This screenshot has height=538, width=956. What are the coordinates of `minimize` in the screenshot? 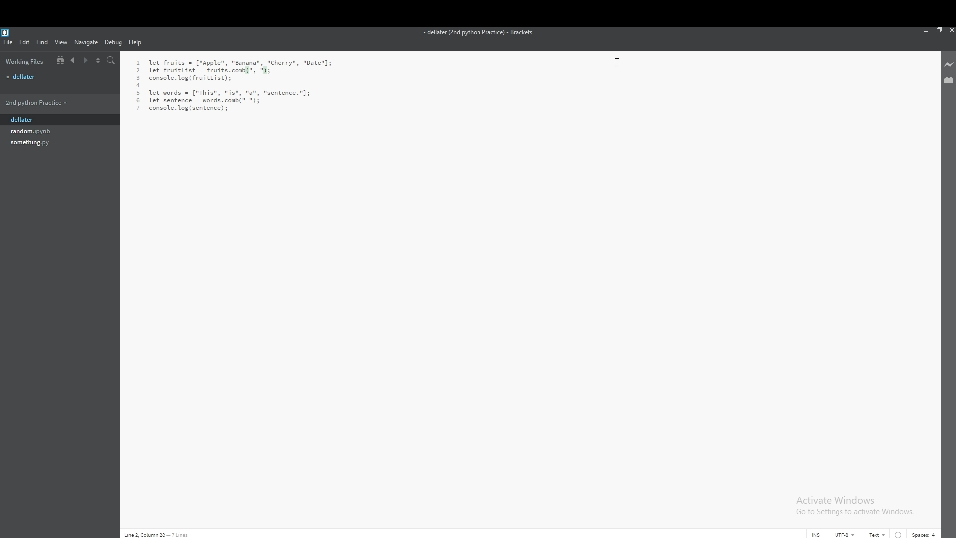 It's located at (926, 30).